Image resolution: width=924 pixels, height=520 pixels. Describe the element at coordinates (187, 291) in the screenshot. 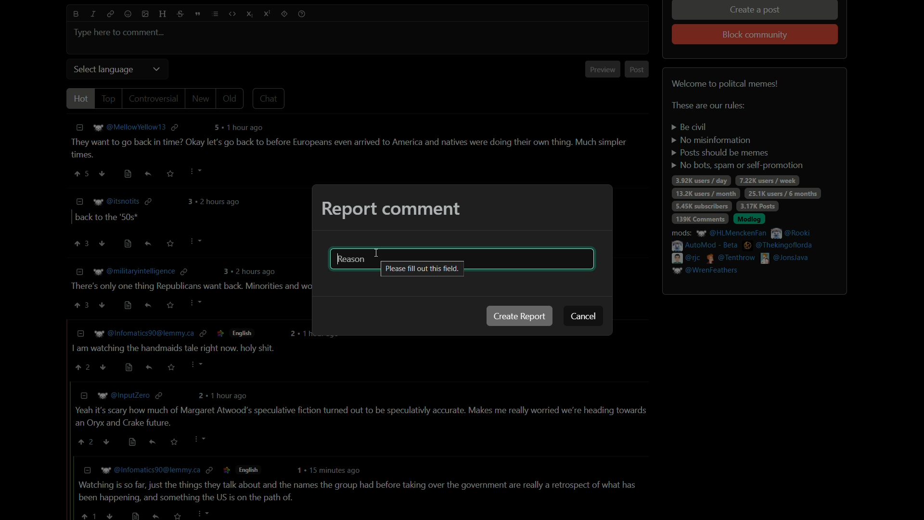

I see `comment-3` at that location.